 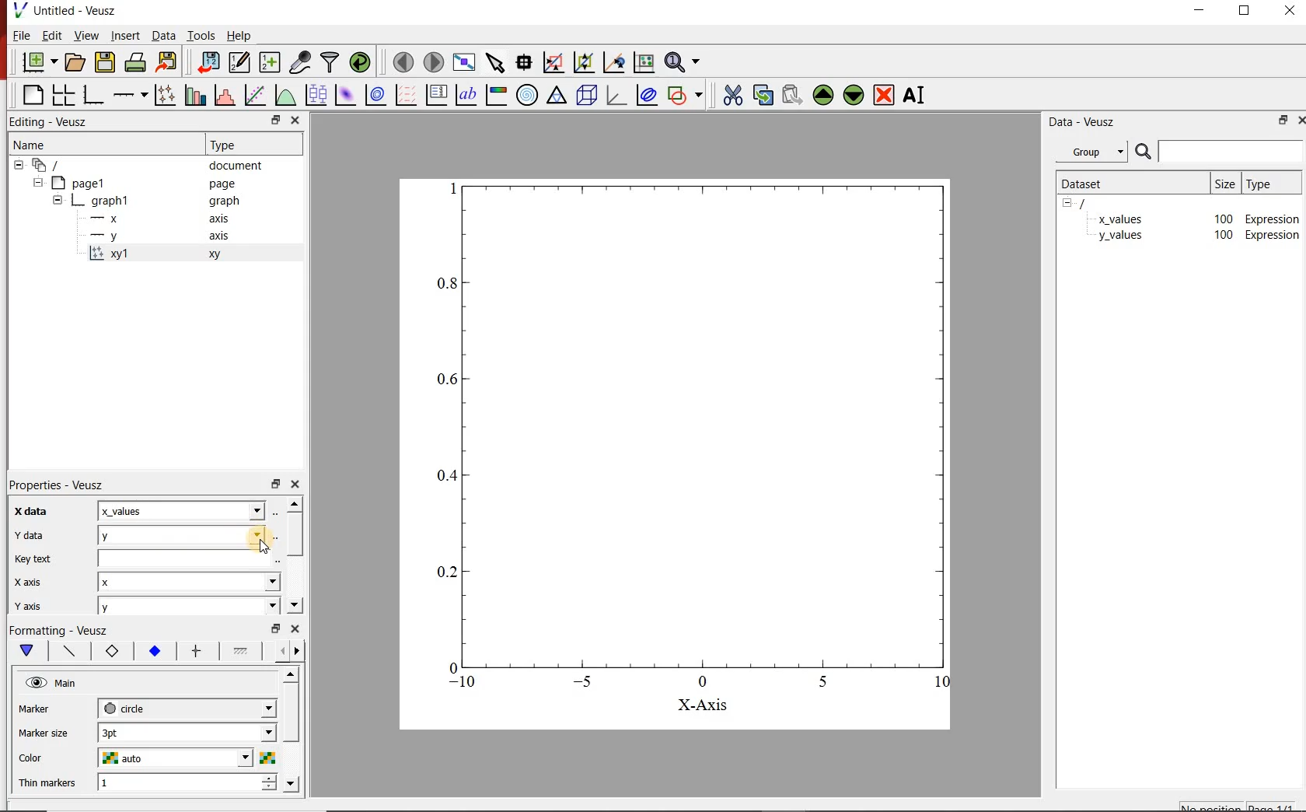 I want to click on view plot fullscreen, so click(x=466, y=62).